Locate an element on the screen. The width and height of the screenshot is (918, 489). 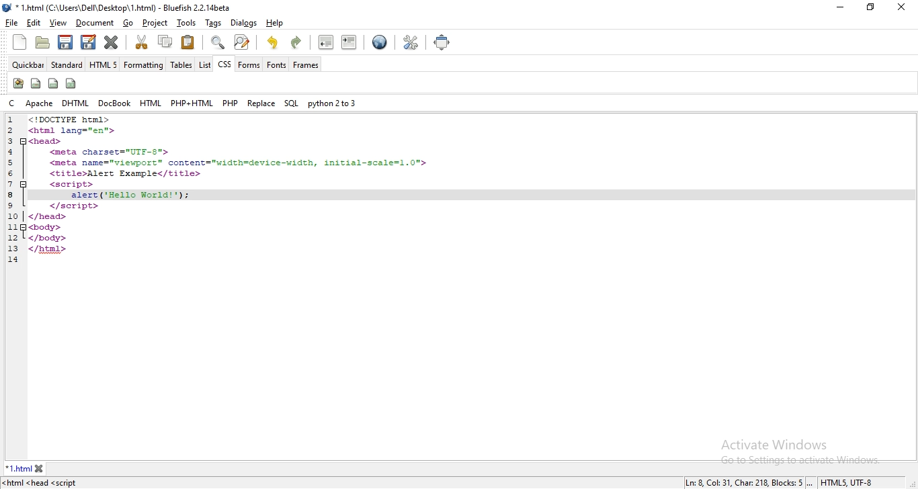
php is located at coordinates (229, 103).